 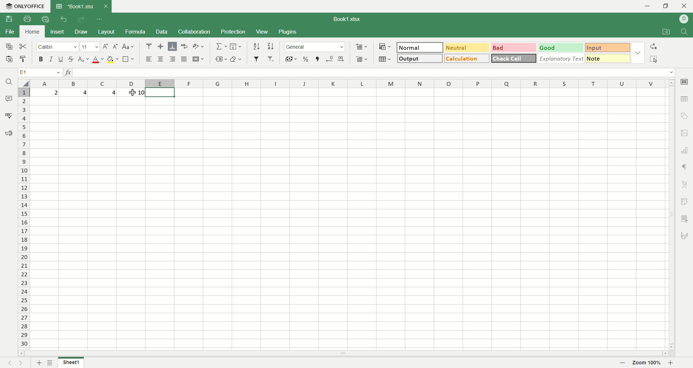 What do you see at coordinates (21, 363) in the screenshot?
I see `next sheet` at bounding box center [21, 363].